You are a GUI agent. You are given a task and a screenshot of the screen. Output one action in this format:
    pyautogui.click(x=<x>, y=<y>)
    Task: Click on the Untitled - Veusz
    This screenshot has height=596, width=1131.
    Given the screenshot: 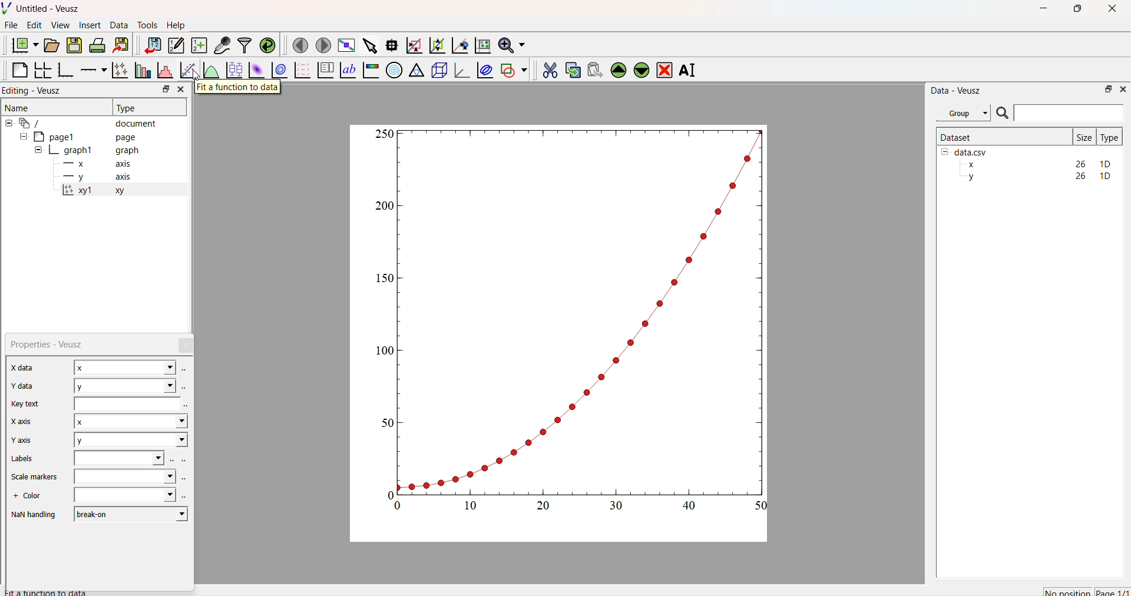 What is the action you would take?
    pyautogui.click(x=43, y=8)
    